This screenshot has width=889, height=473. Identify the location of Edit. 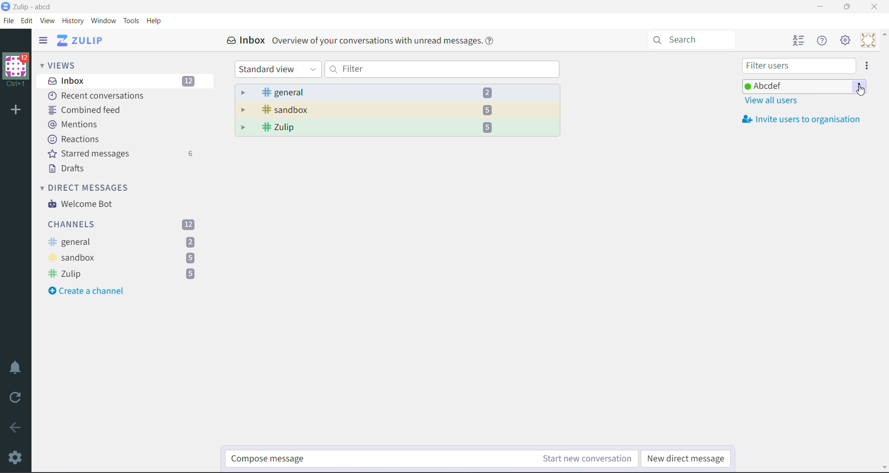
(27, 20).